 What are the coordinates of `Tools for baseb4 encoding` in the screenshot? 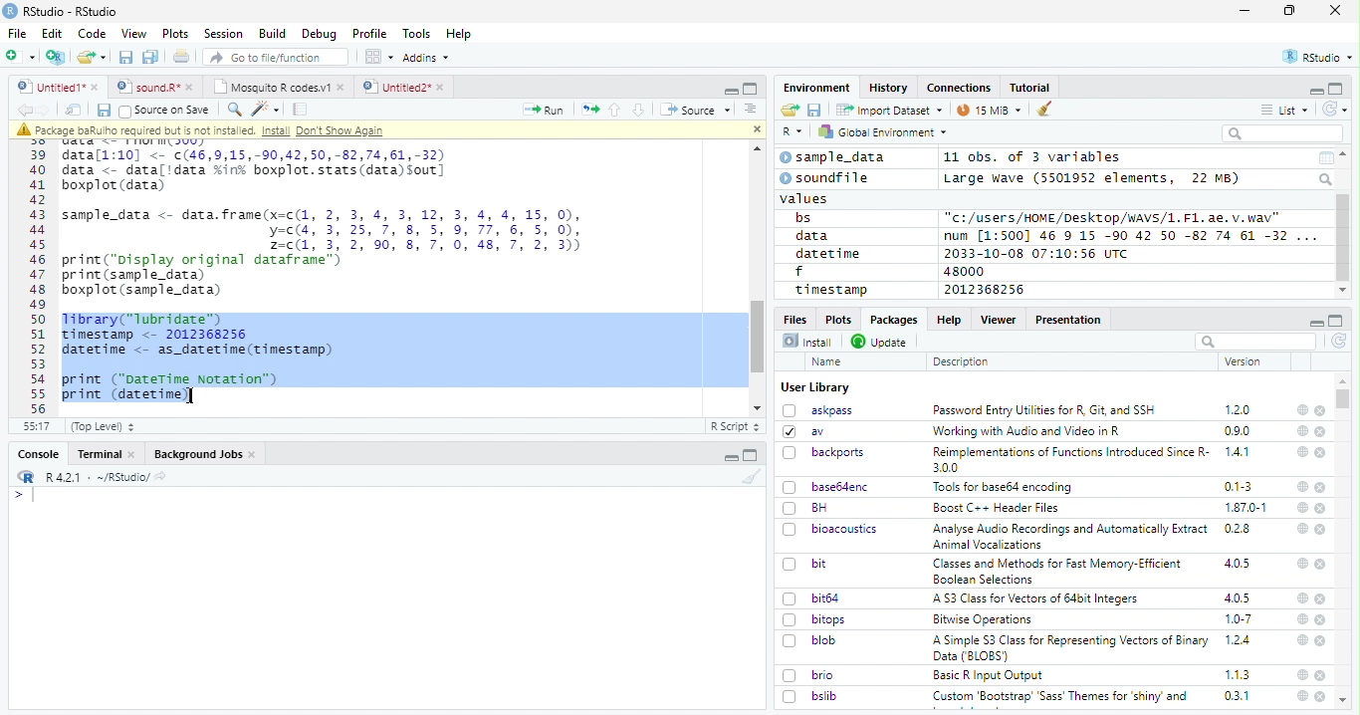 It's located at (1005, 487).